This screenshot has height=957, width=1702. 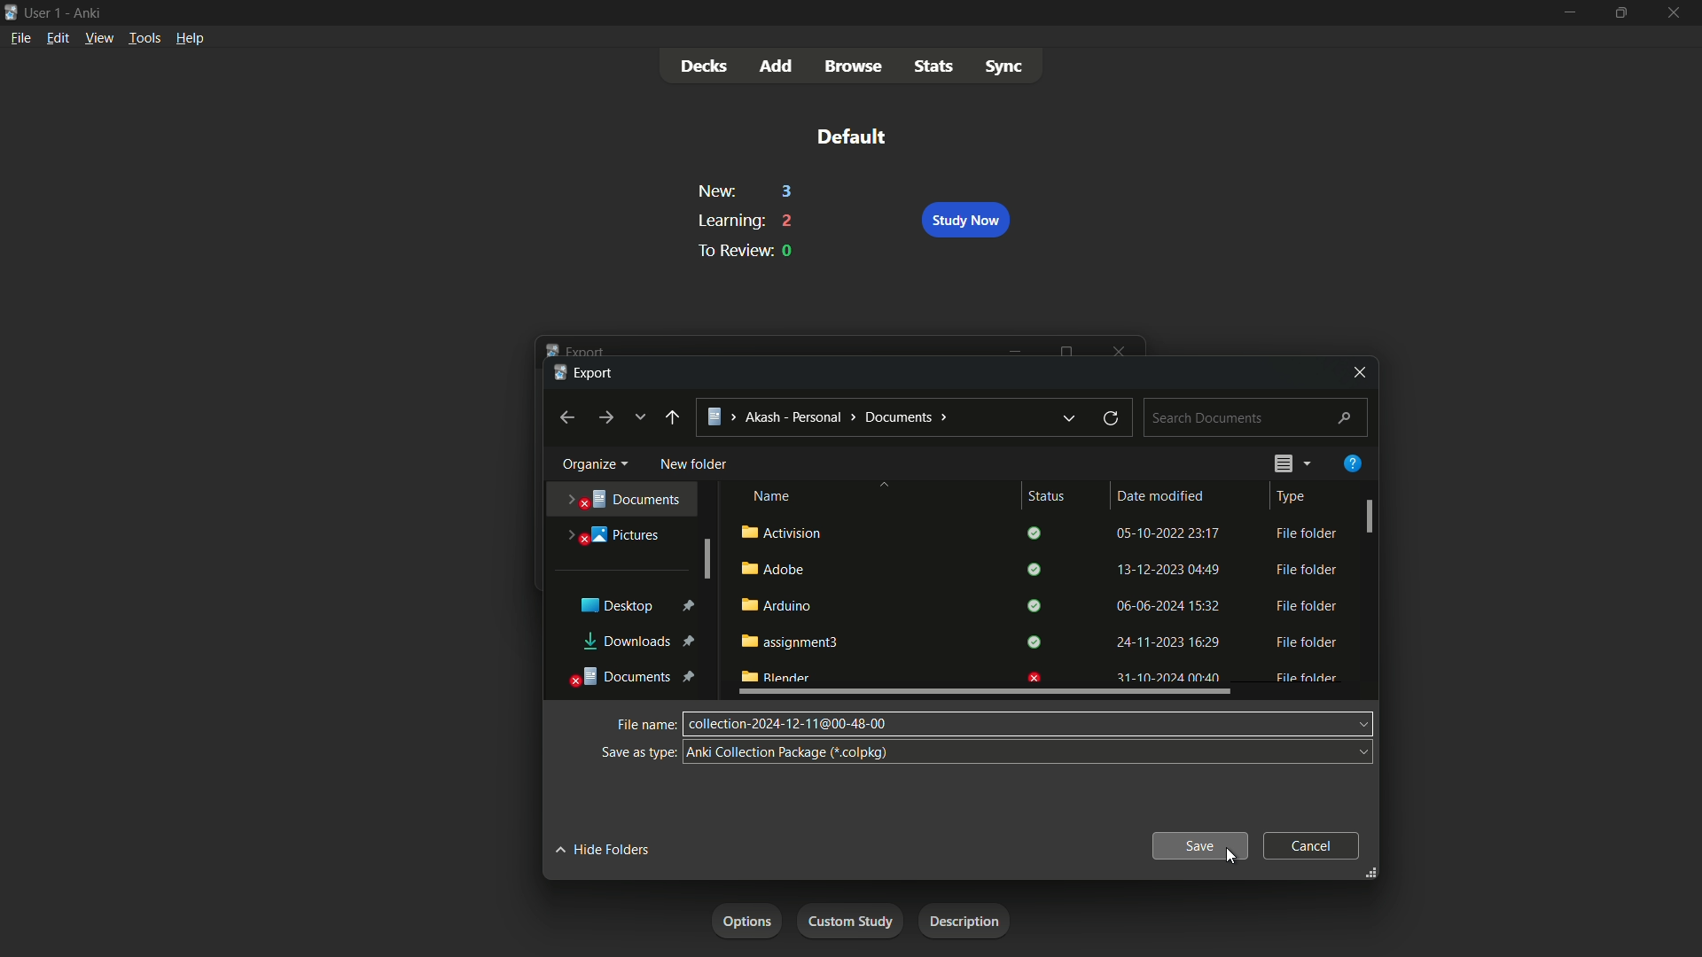 What do you see at coordinates (636, 604) in the screenshot?
I see `desktop` at bounding box center [636, 604].